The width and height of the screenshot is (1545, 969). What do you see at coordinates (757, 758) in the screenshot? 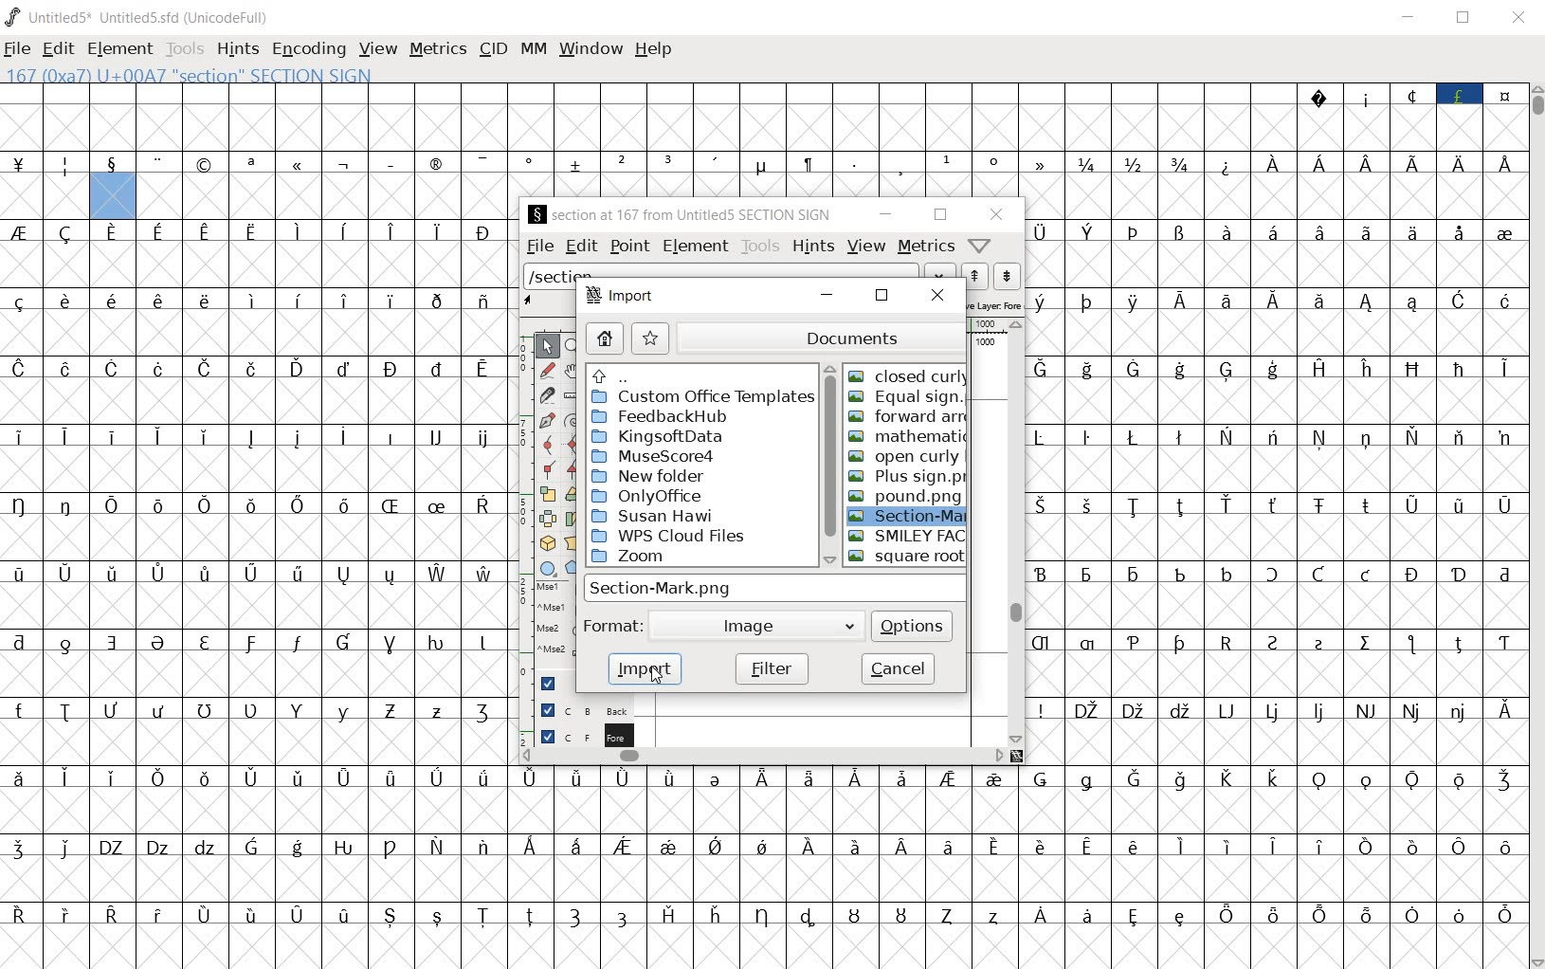
I see `scrollbar` at bounding box center [757, 758].